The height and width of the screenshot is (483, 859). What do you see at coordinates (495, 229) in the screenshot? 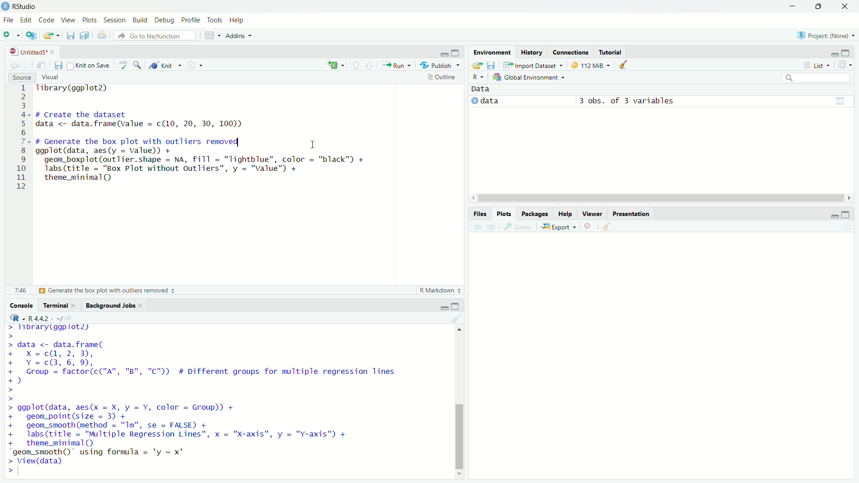
I see `next` at bounding box center [495, 229].